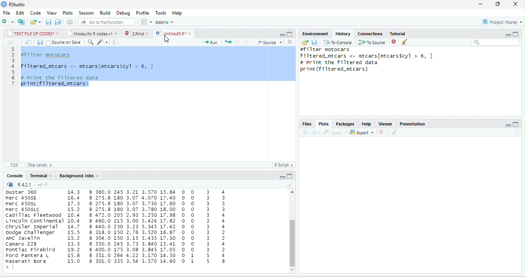 Image resolution: width=525 pixels, height=277 pixels. Describe the element at coordinates (90, 42) in the screenshot. I see `search` at that location.